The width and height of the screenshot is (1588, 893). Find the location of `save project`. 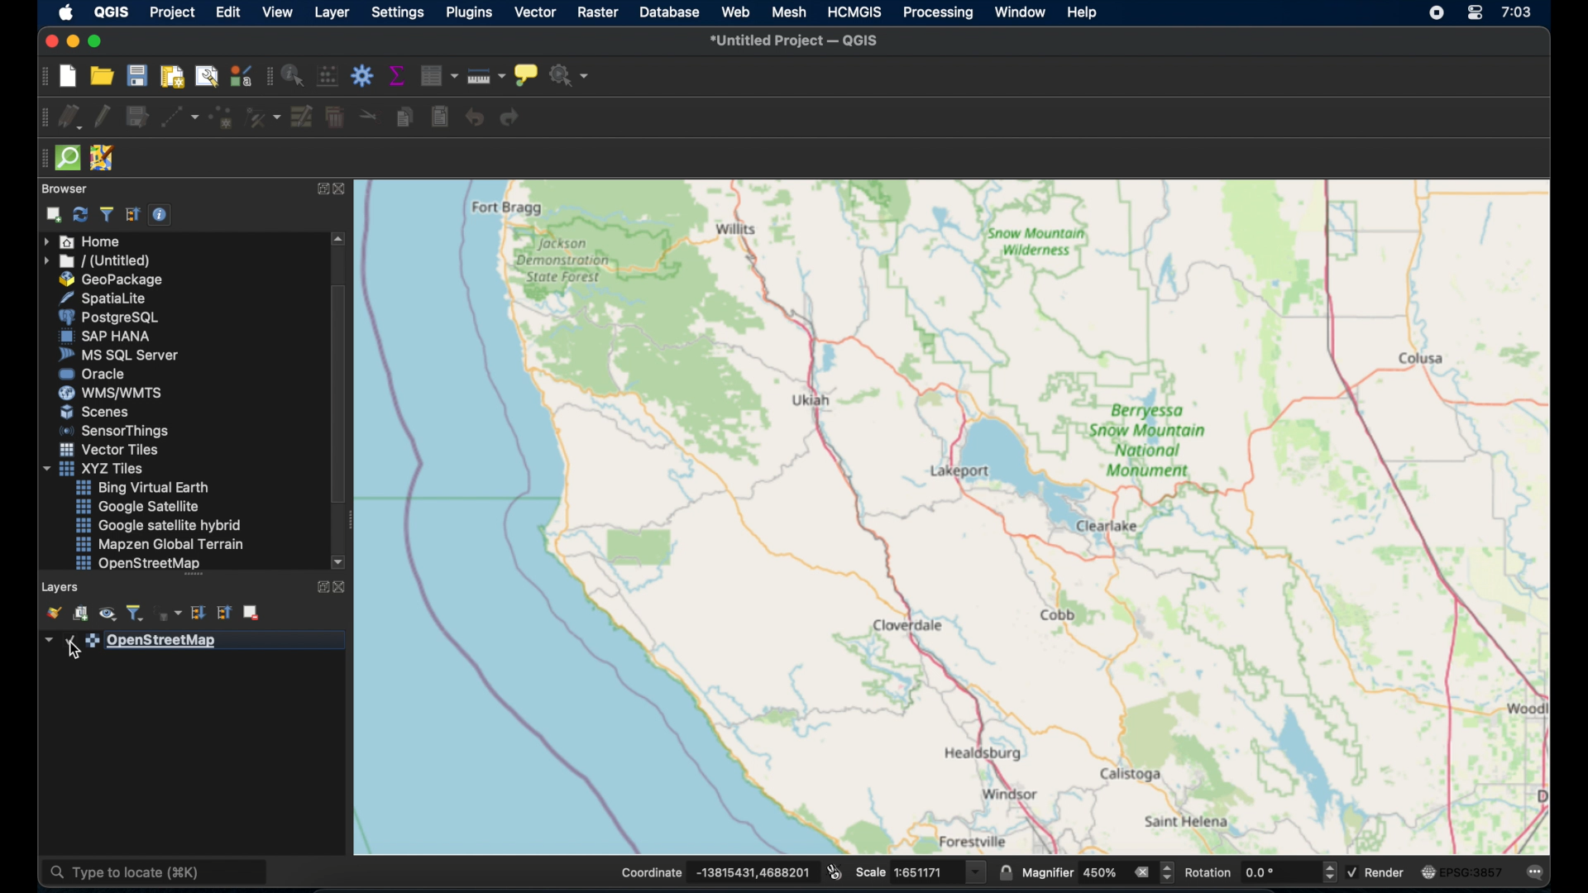

save project is located at coordinates (139, 76).